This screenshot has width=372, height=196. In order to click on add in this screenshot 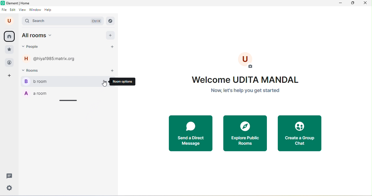, I will do `click(111, 35)`.